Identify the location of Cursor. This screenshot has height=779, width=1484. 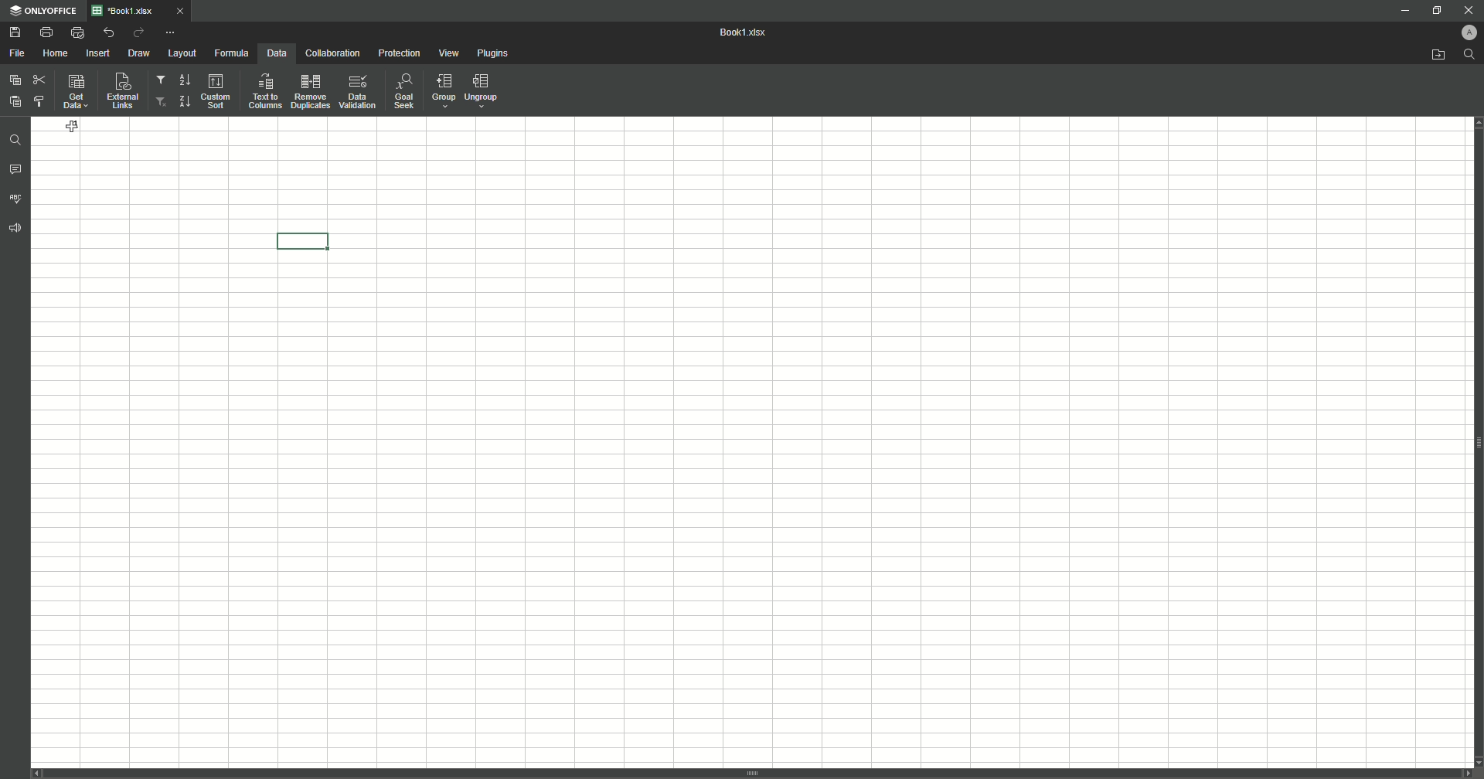
(72, 128).